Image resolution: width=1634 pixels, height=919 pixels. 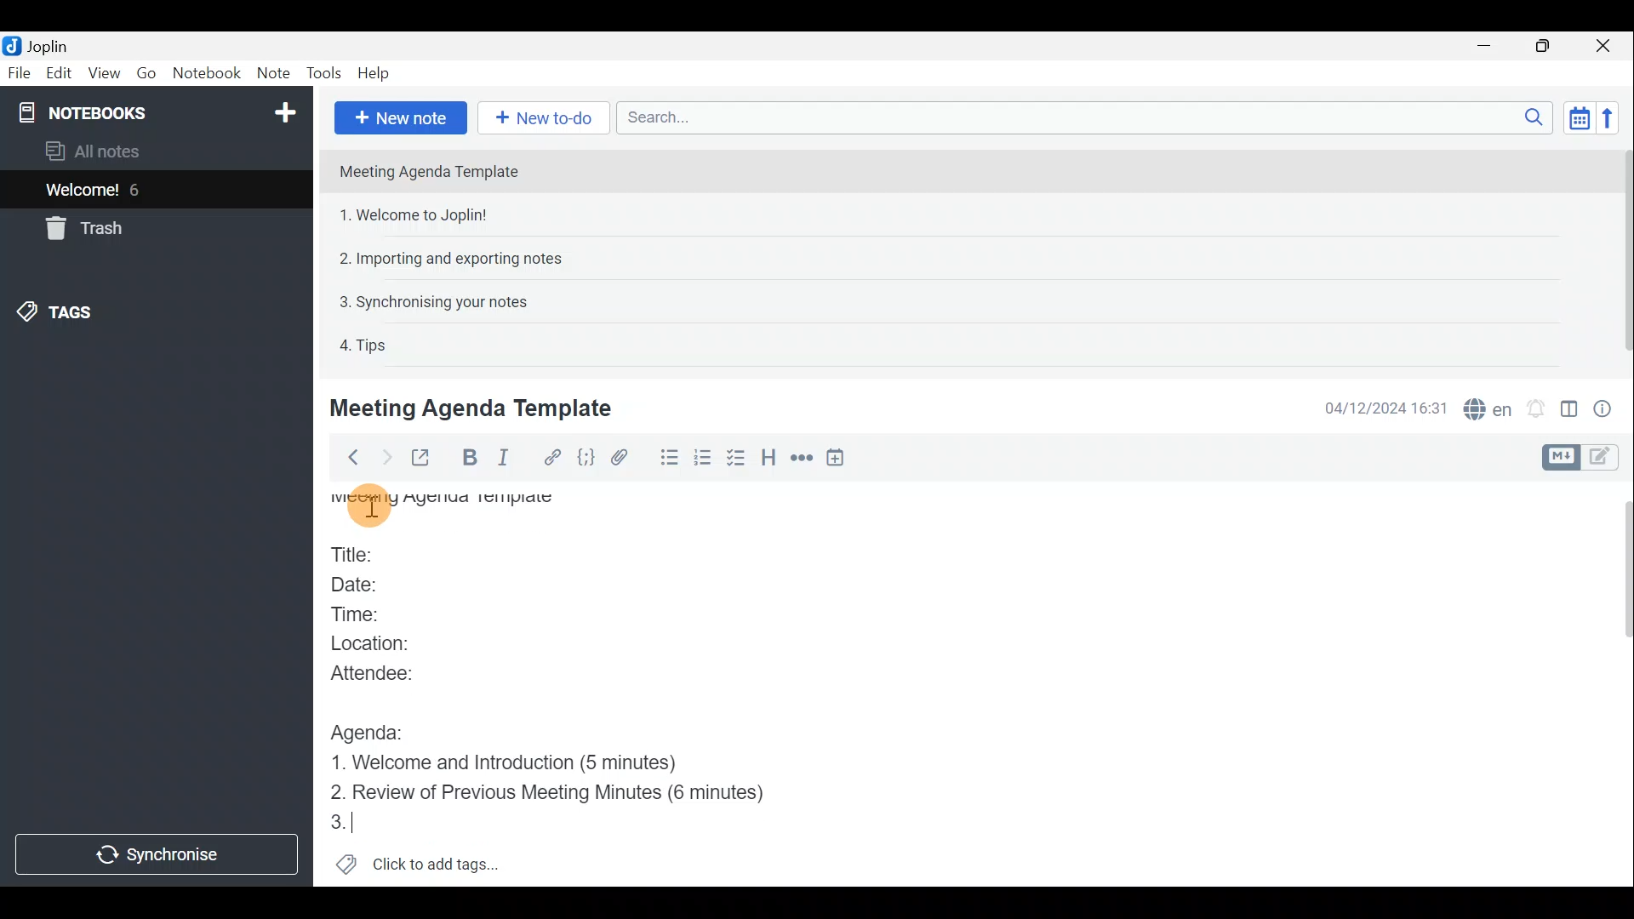 What do you see at coordinates (466, 458) in the screenshot?
I see `Bold` at bounding box center [466, 458].